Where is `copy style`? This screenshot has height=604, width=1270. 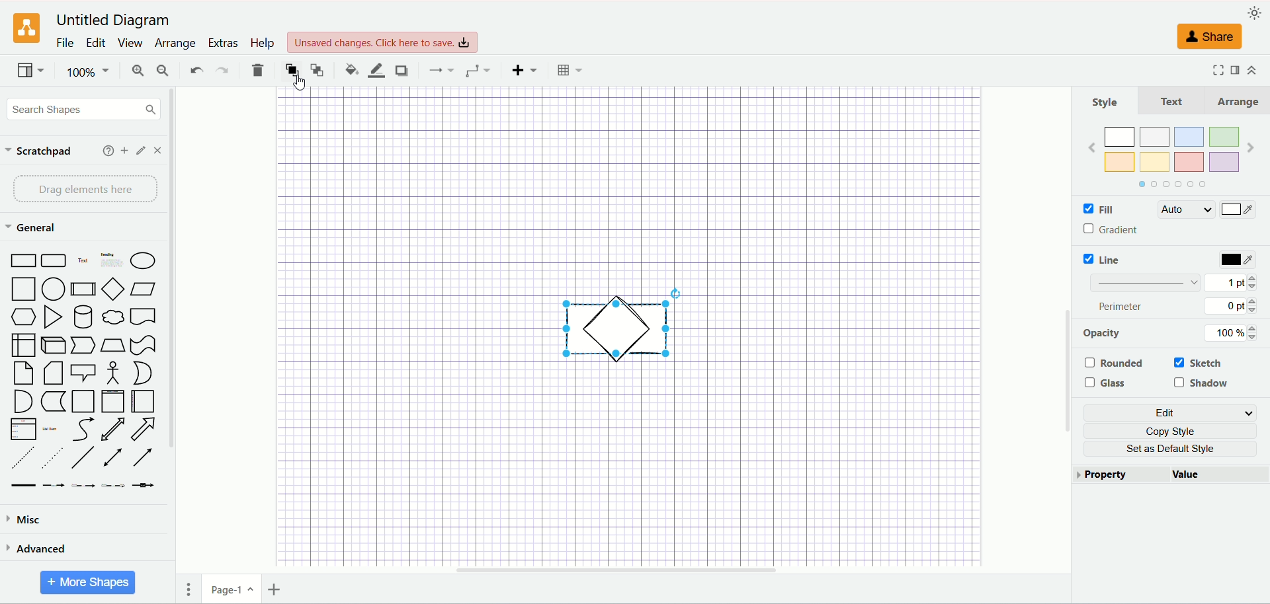 copy style is located at coordinates (1167, 431).